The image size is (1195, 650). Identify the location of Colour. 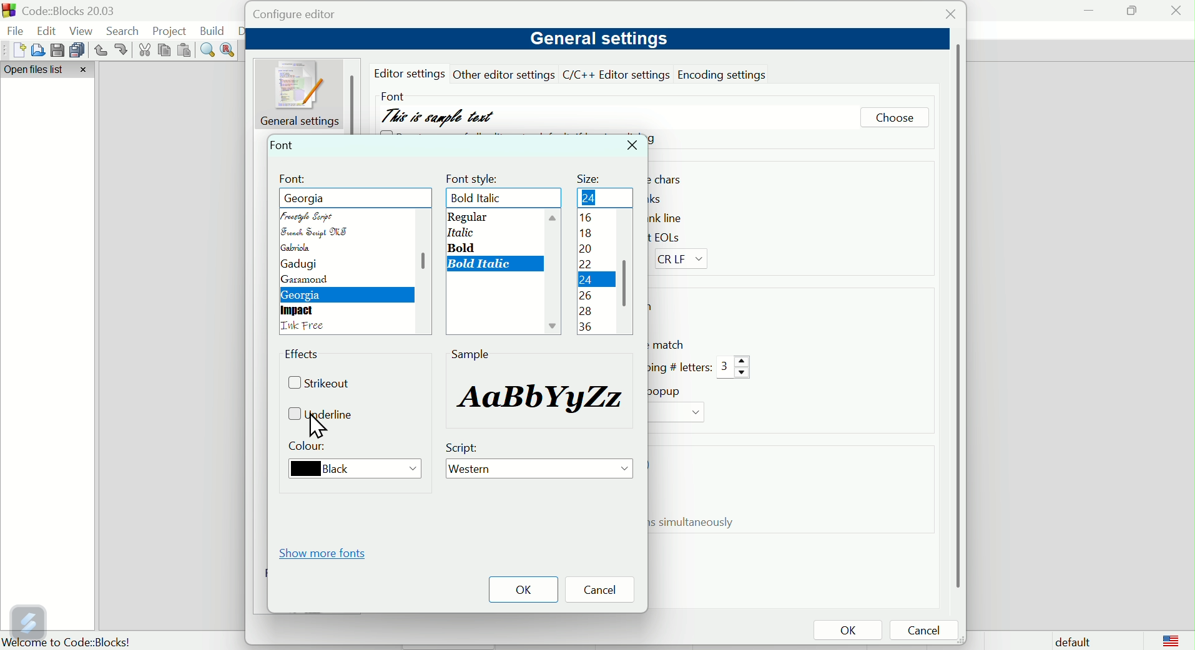
(310, 448).